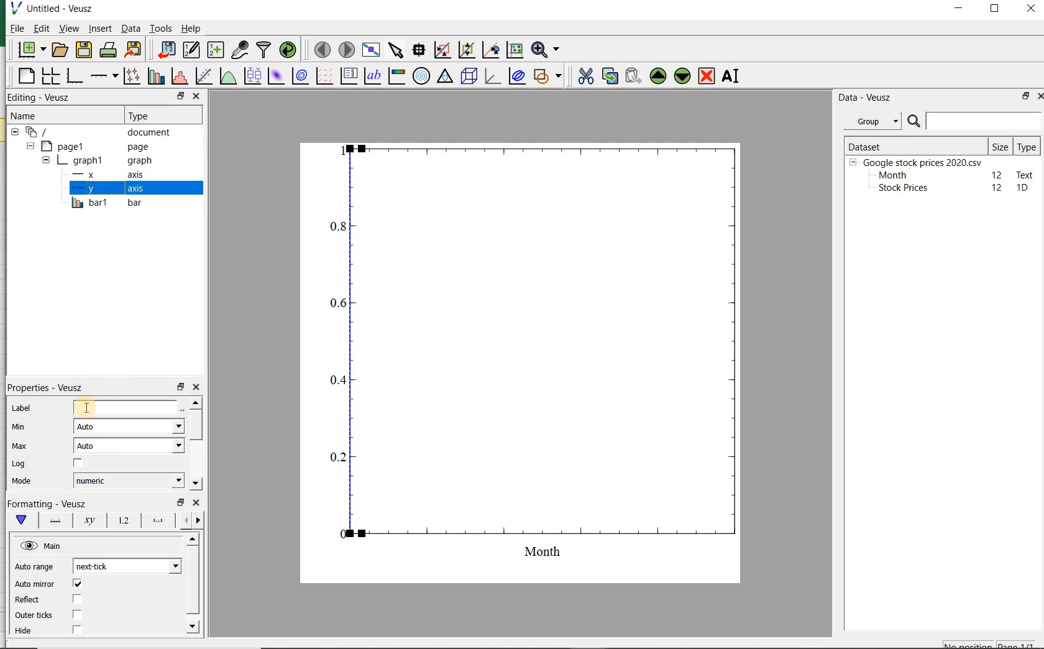 The image size is (1044, 649). Describe the element at coordinates (197, 387) in the screenshot. I see `close` at that location.